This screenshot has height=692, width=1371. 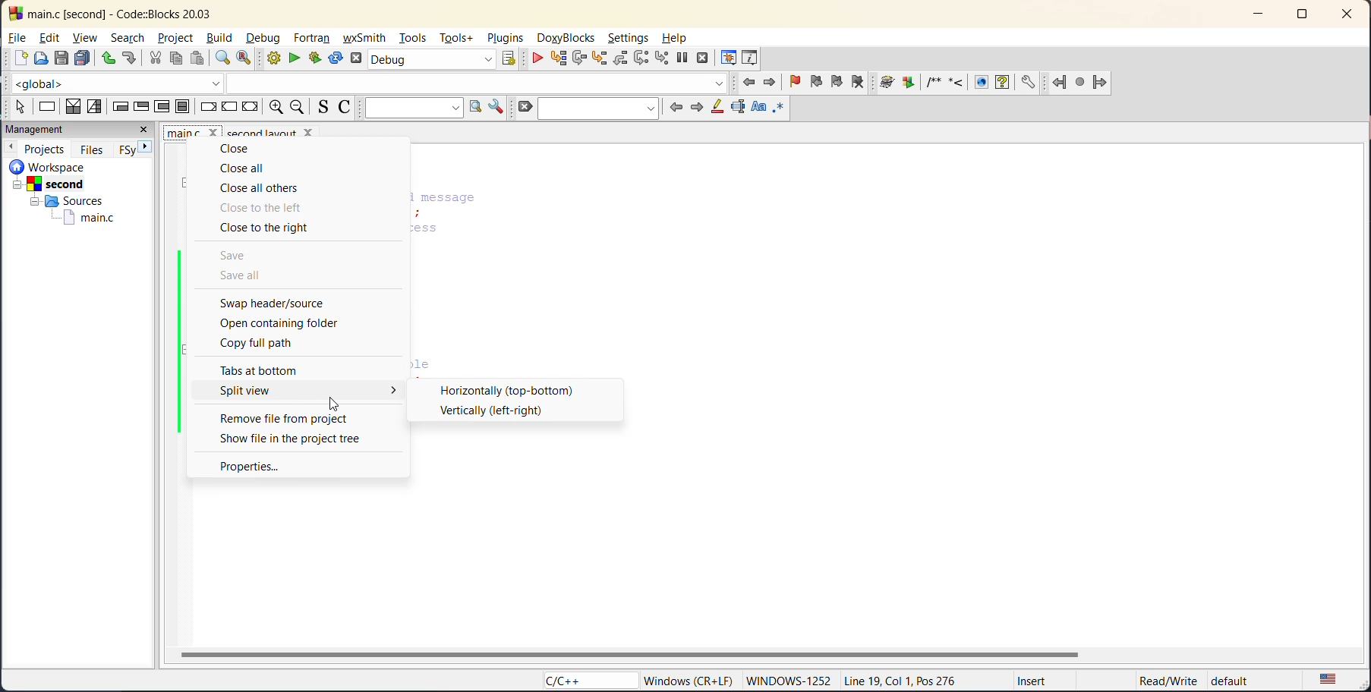 What do you see at coordinates (759, 108) in the screenshot?
I see `match case` at bounding box center [759, 108].